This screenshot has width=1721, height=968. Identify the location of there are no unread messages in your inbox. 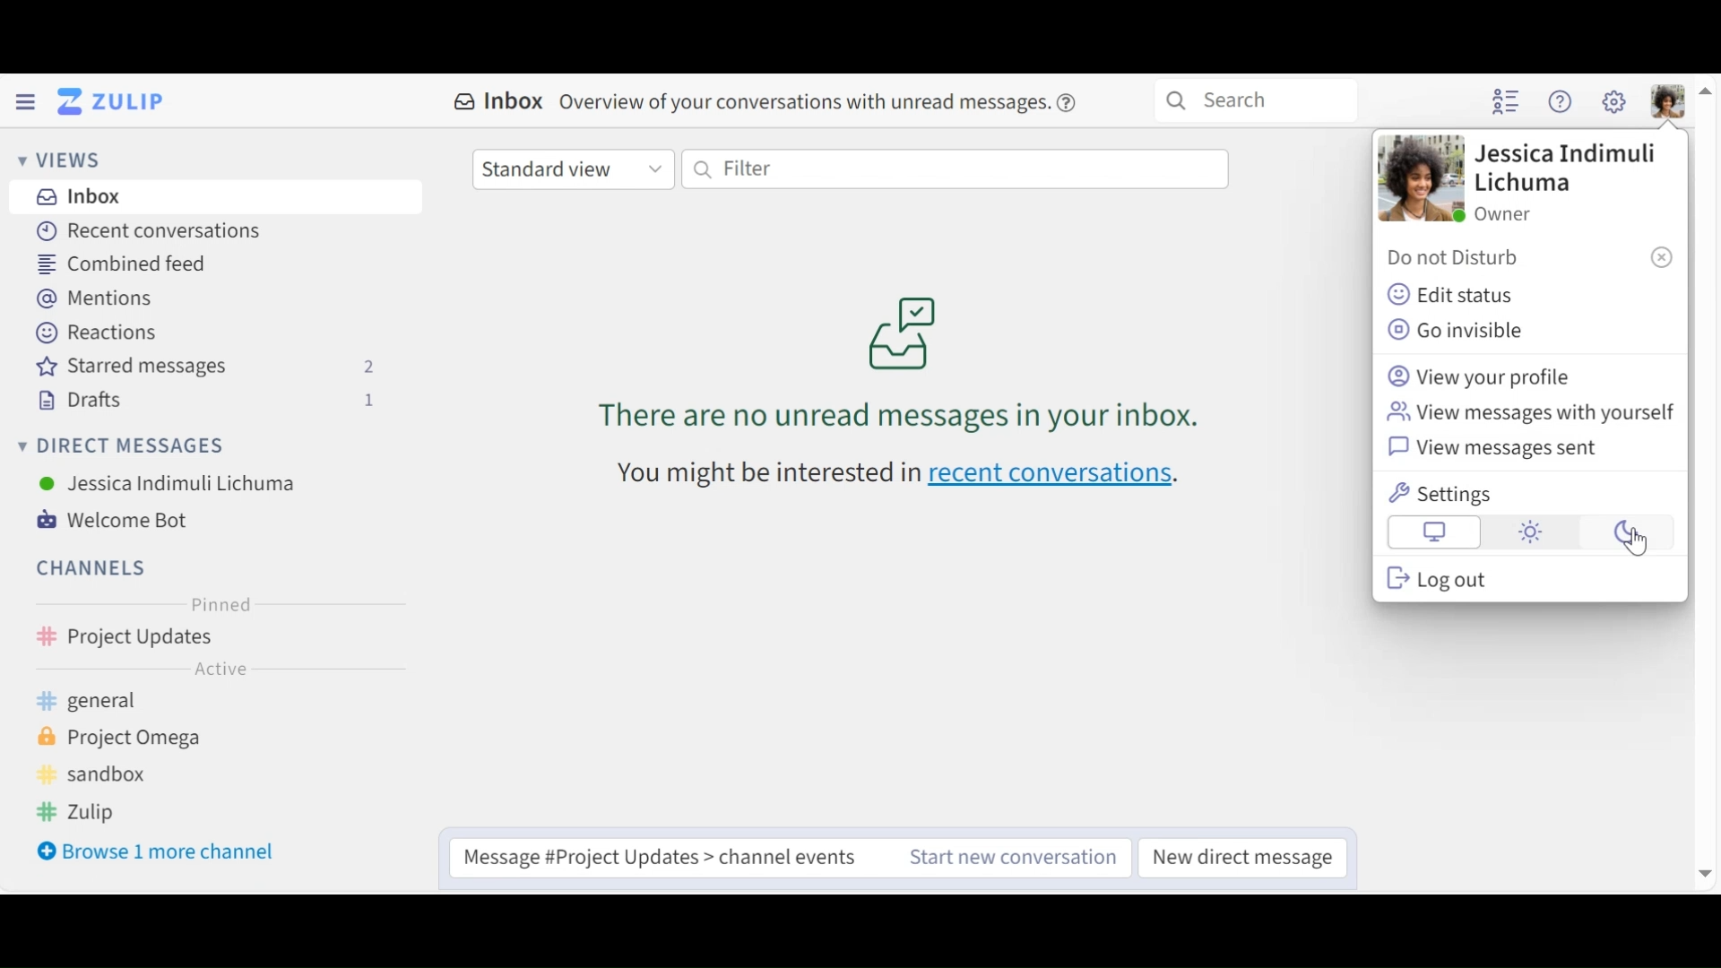
(852, 419).